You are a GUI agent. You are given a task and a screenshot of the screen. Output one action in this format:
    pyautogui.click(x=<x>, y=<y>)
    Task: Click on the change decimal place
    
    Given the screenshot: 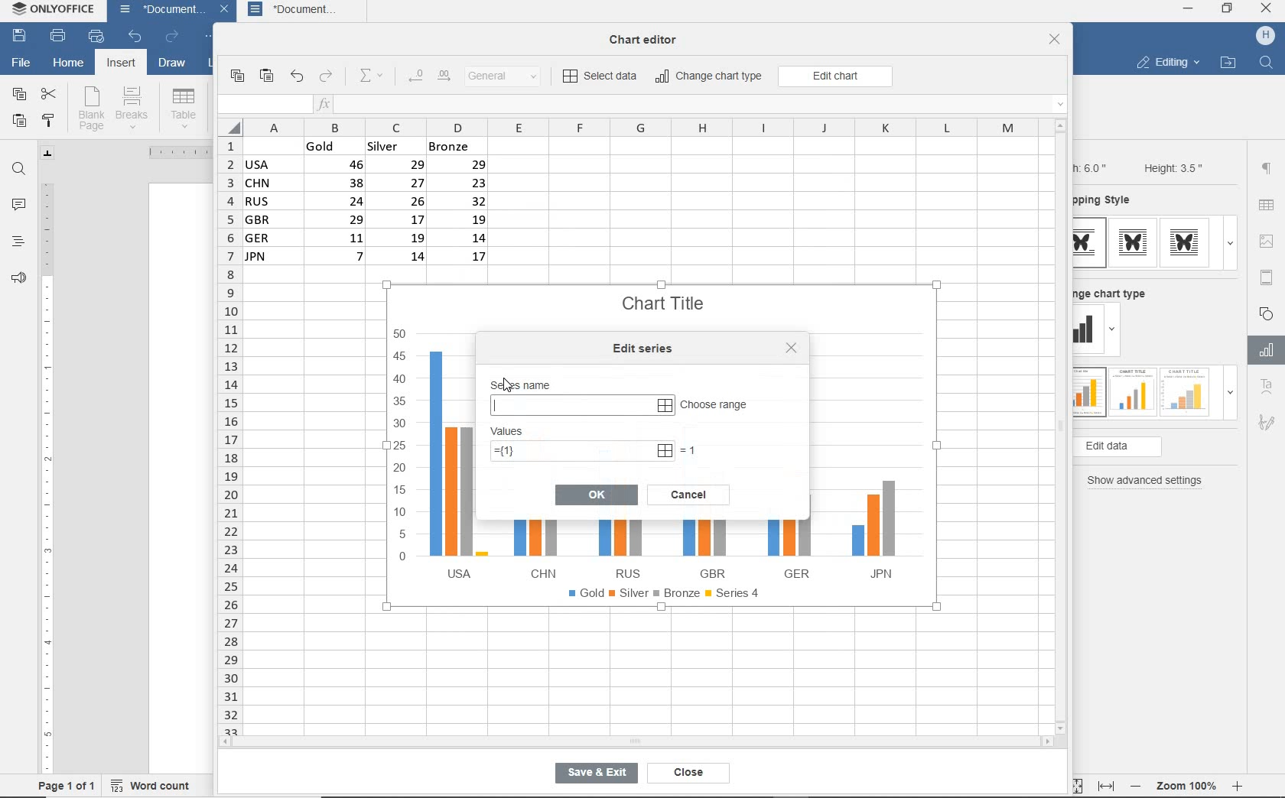 What is the action you would take?
    pyautogui.click(x=428, y=76)
    